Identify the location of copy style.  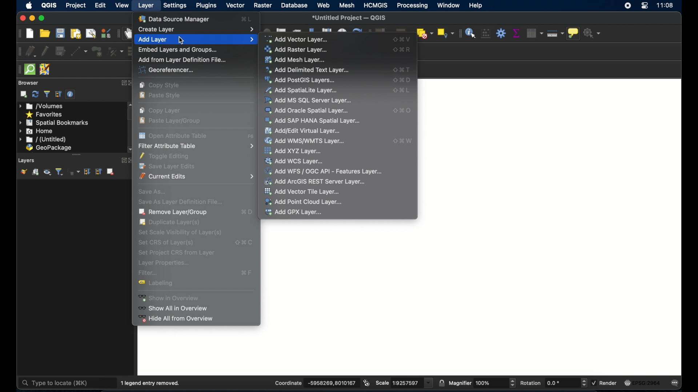
(161, 85).